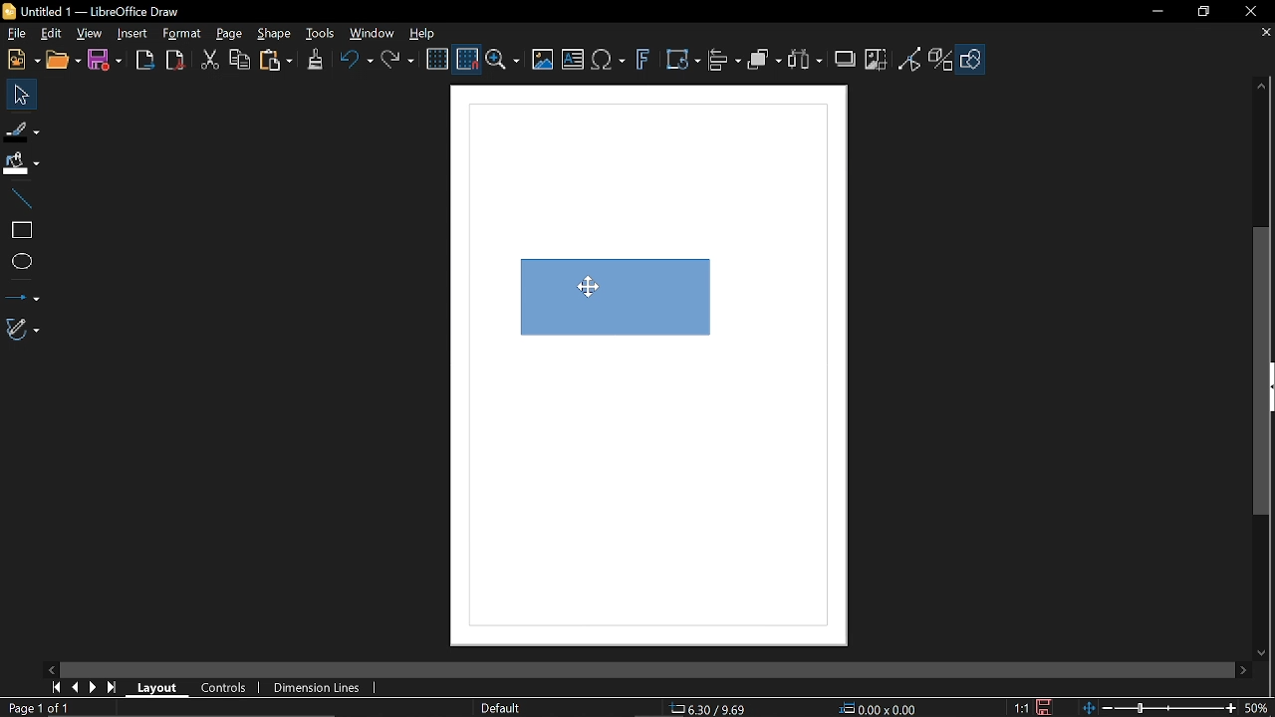  Describe the element at coordinates (1201, 13) in the screenshot. I see `restore down` at that location.